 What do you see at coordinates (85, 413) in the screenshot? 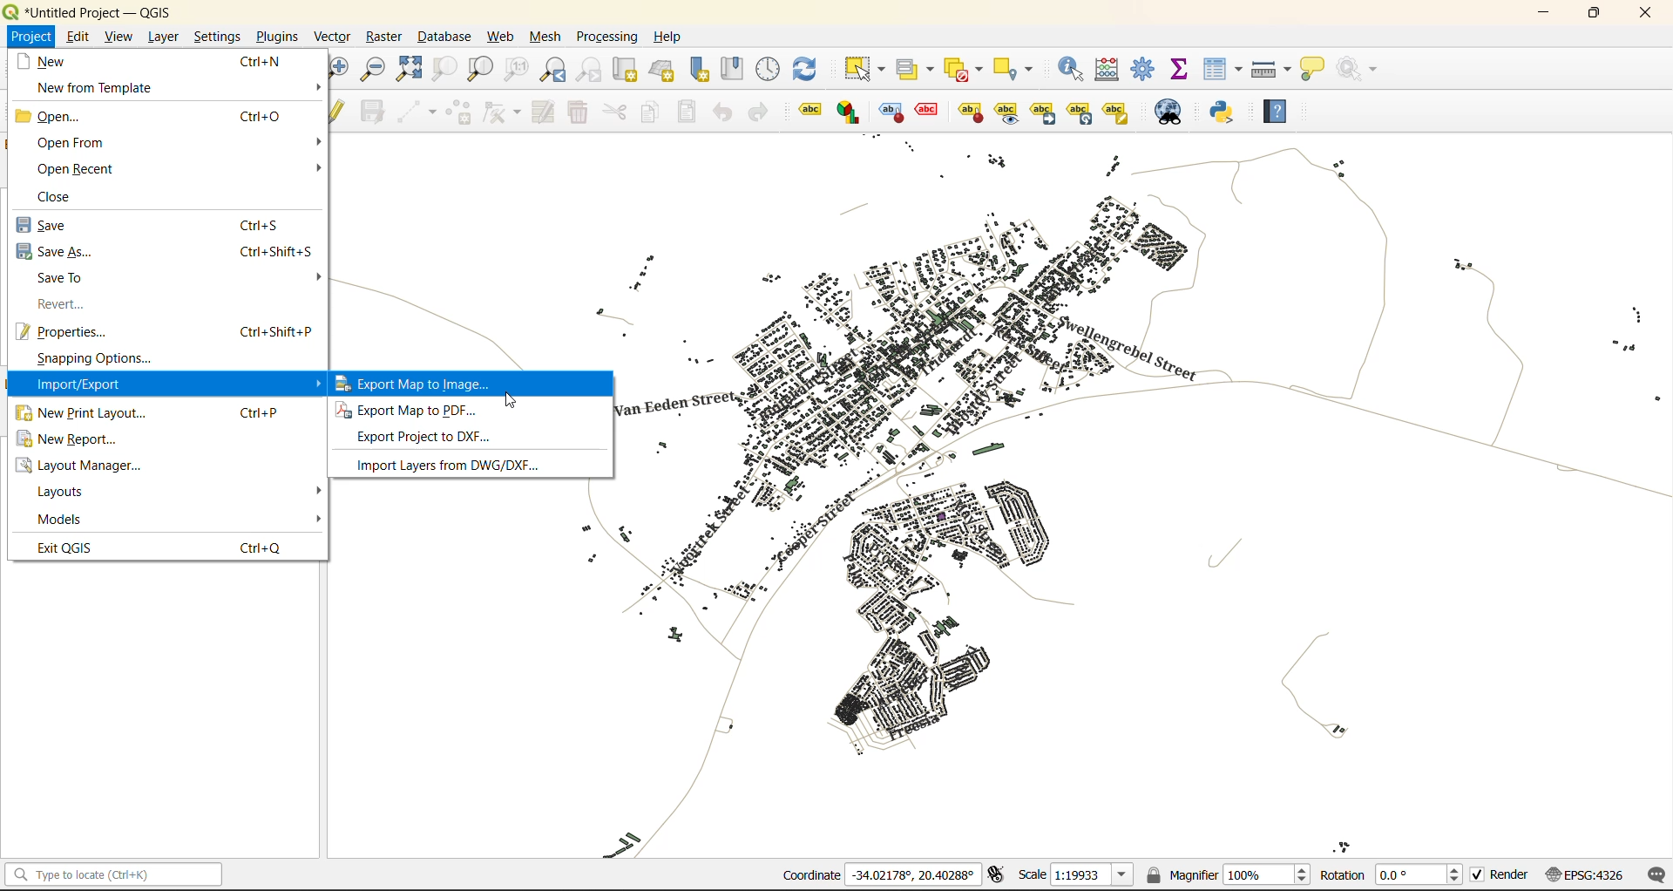
I see `new print layout` at bounding box center [85, 413].